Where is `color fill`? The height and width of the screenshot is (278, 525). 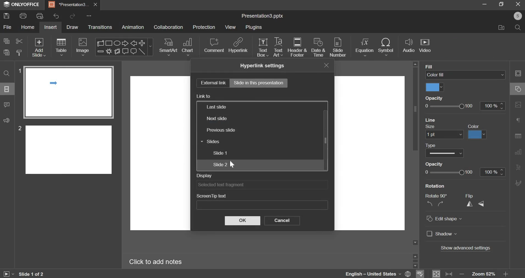 color fill is located at coordinates (465, 74).